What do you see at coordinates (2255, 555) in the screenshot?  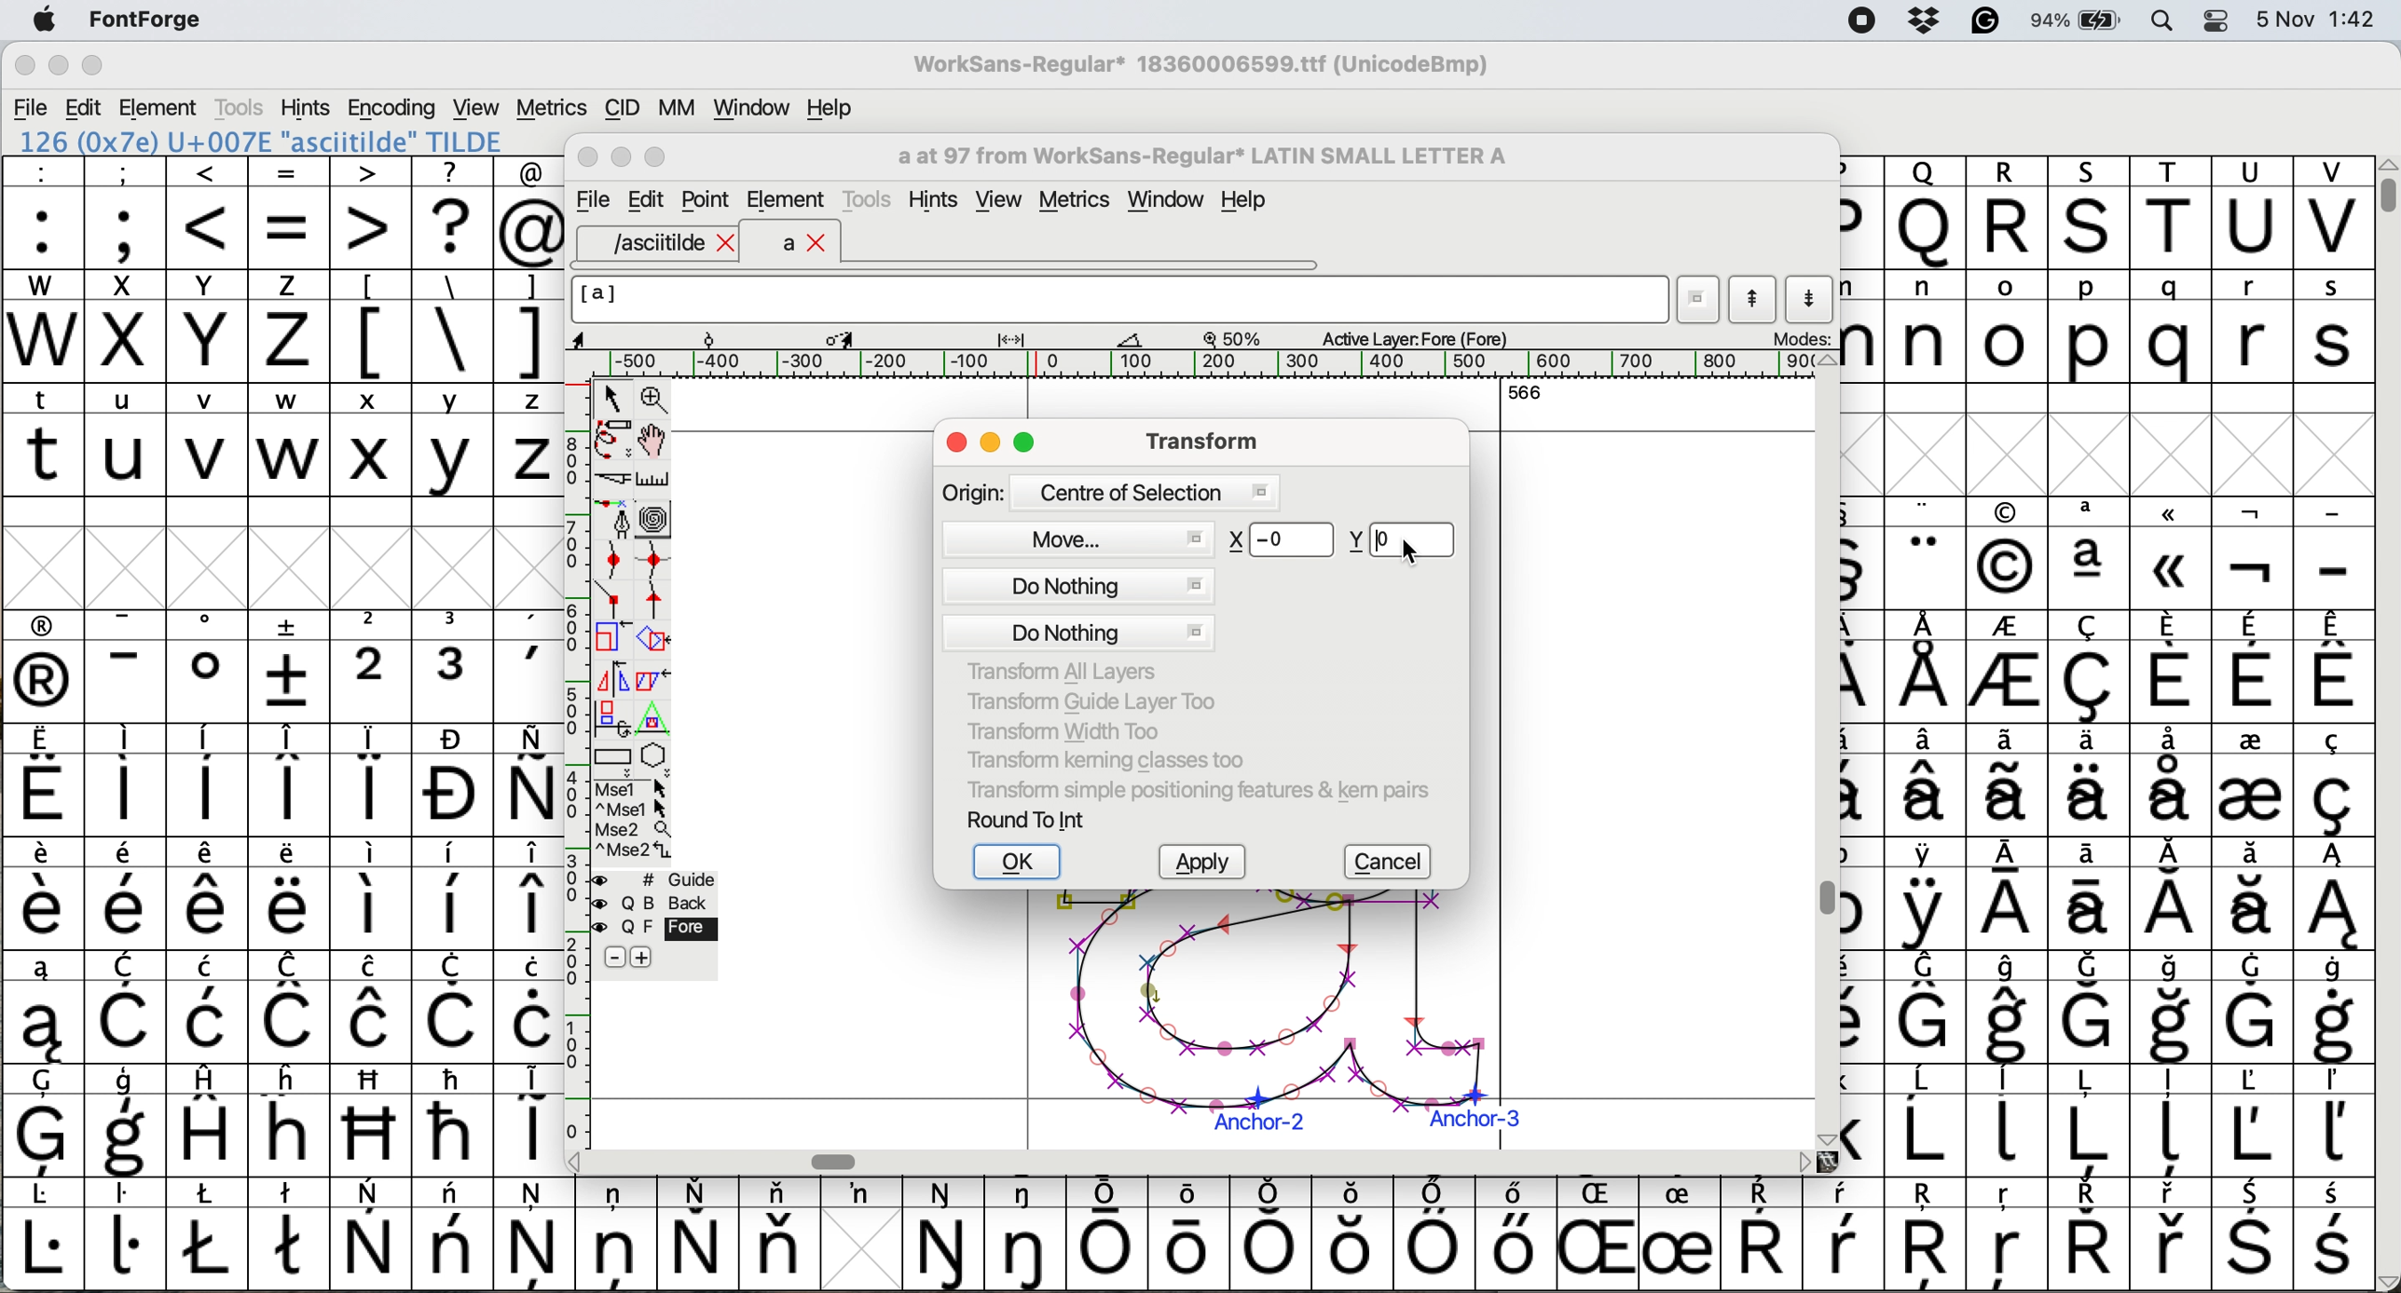 I see `symbol` at bounding box center [2255, 555].